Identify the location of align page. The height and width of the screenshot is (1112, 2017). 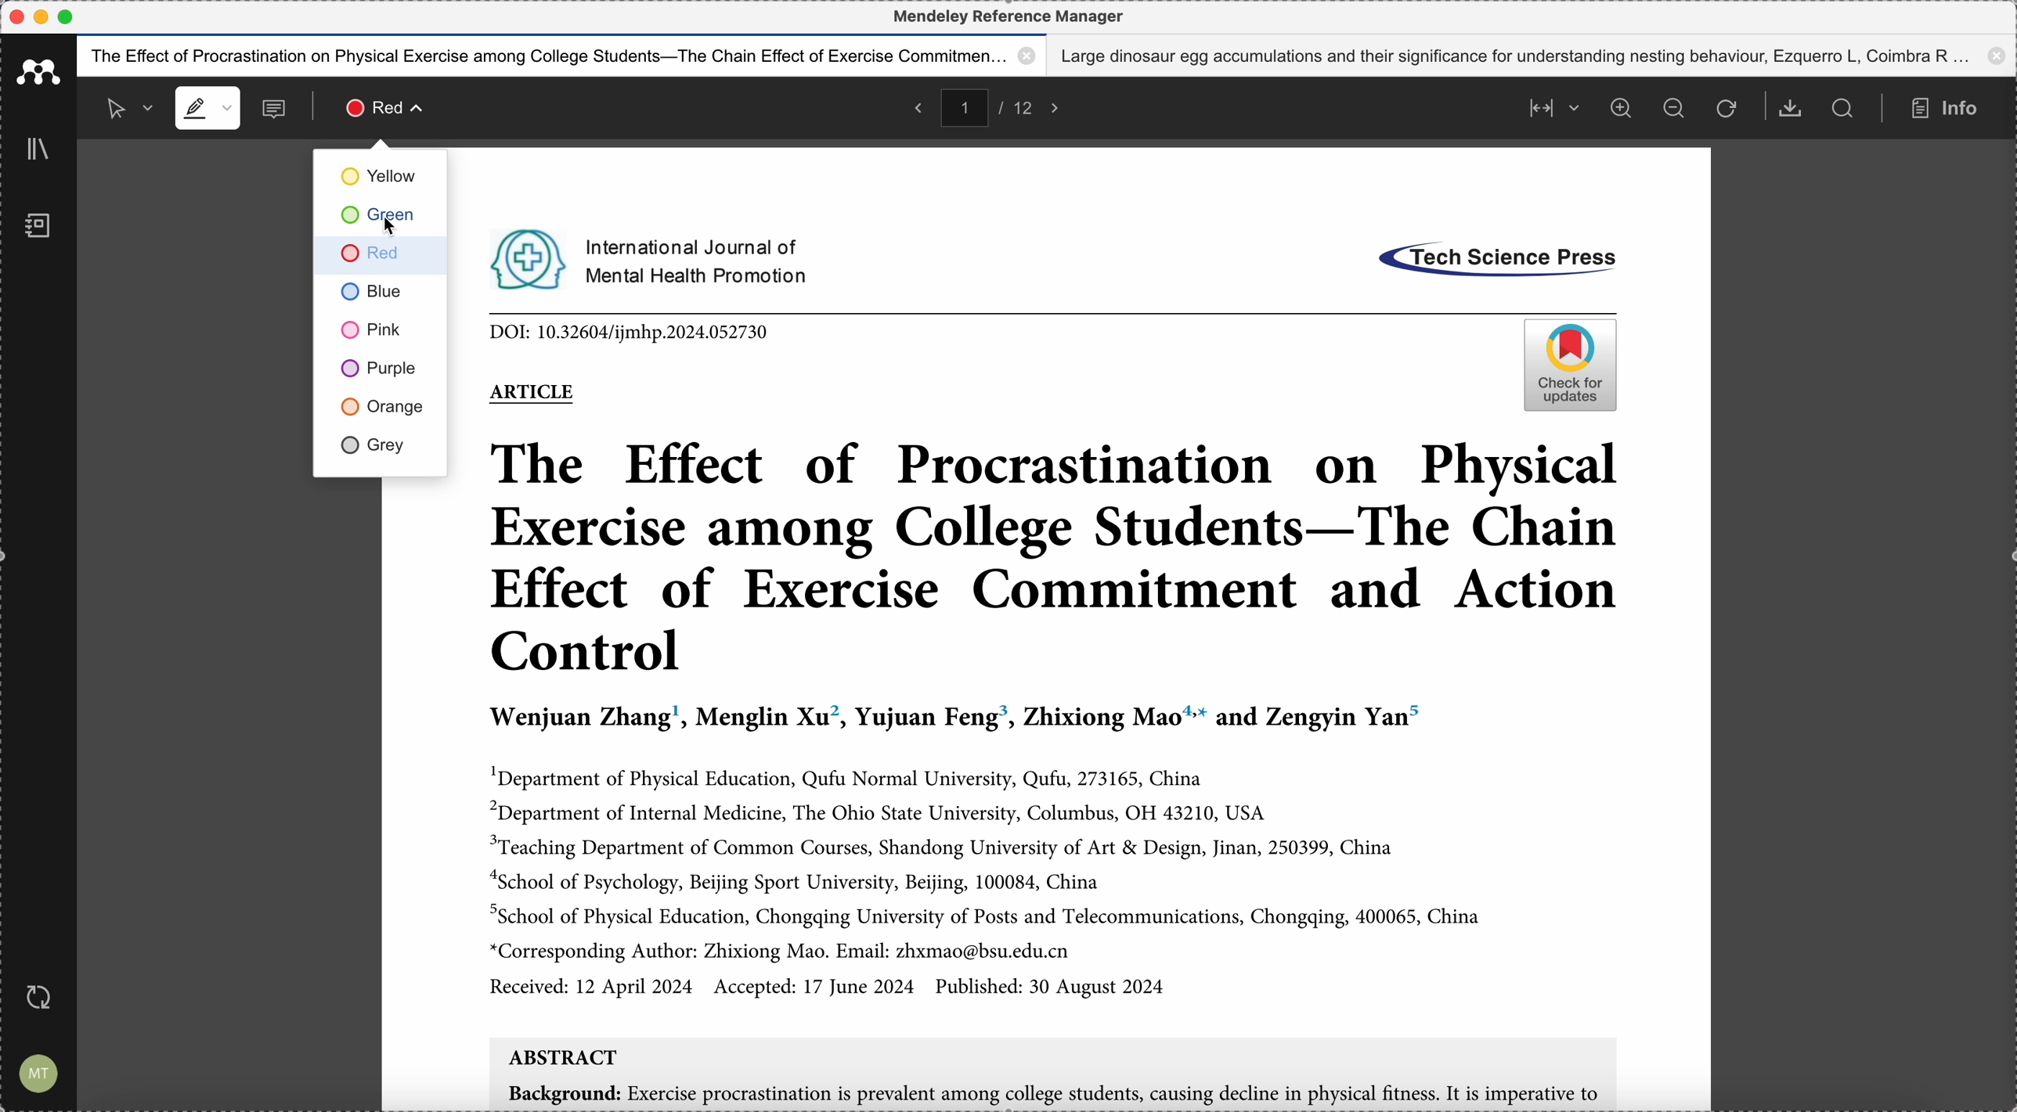
(1550, 106).